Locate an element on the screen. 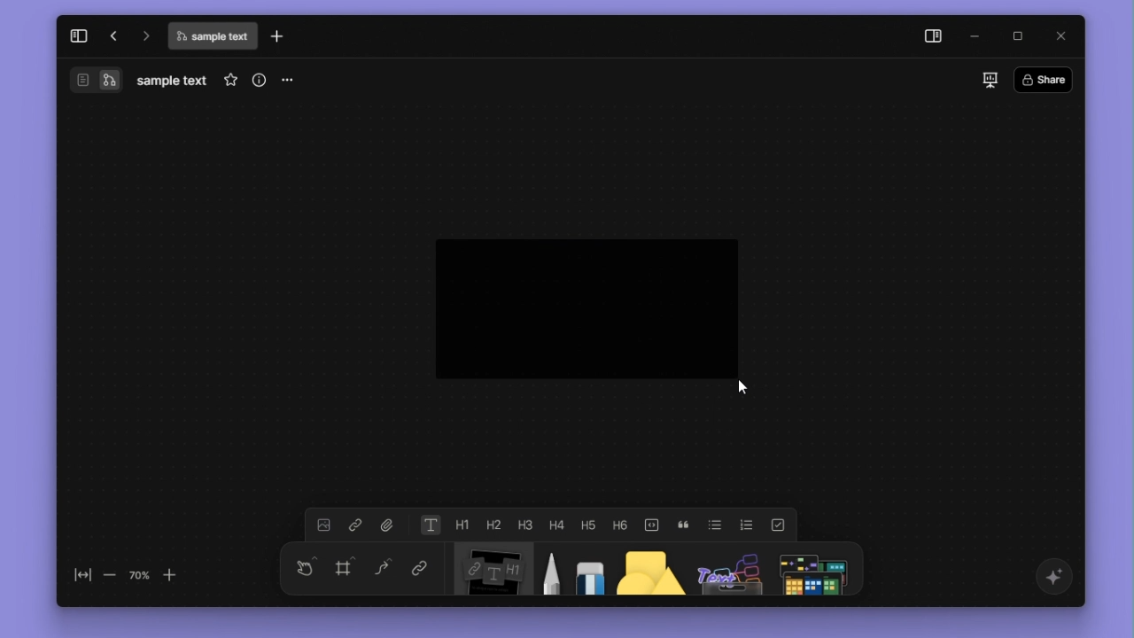 Image resolution: width=1134 pixels, height=638 pixels. affine ai is located at coordinates (1052, 577).